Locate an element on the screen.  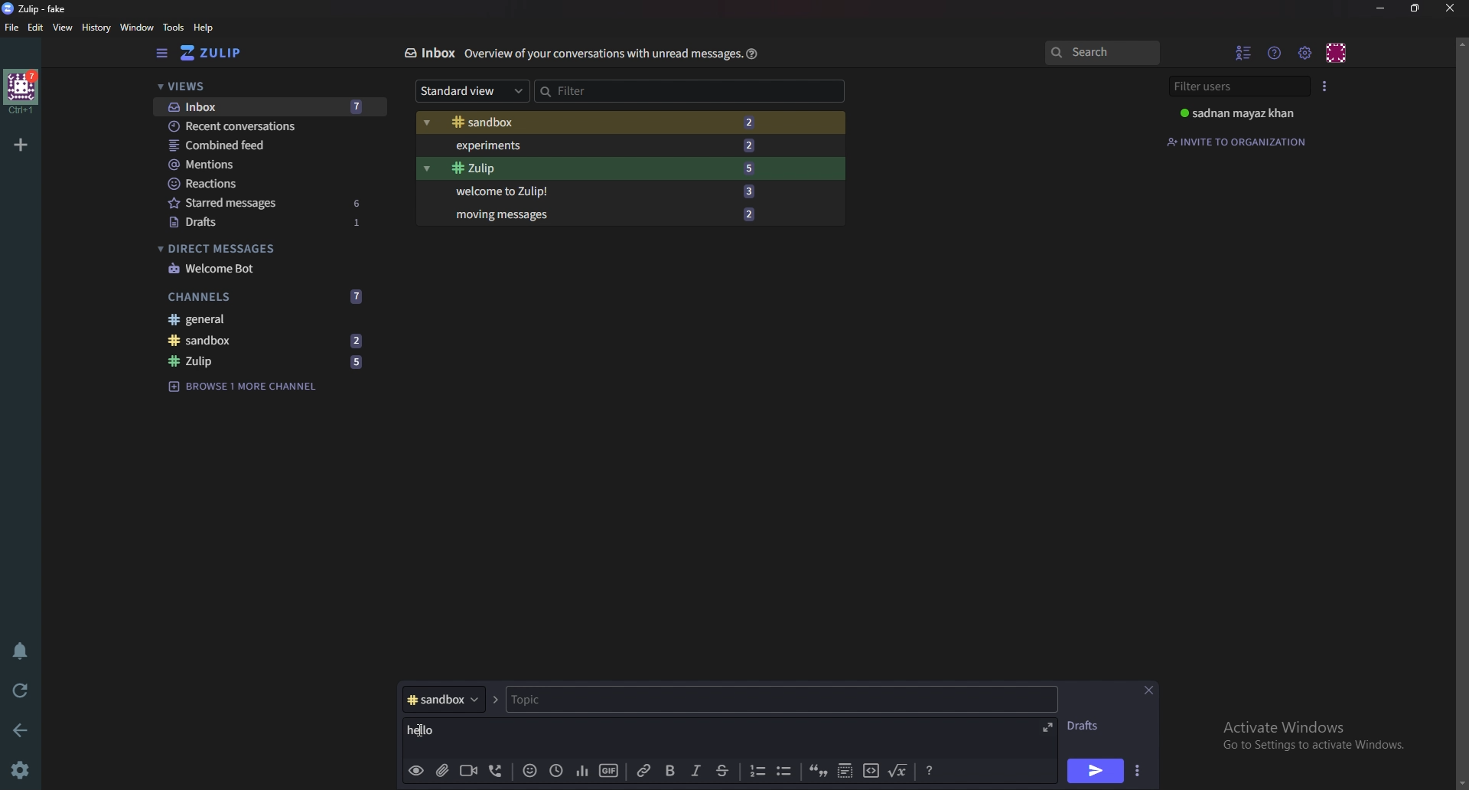
hello is located at coordinates (443, 730).